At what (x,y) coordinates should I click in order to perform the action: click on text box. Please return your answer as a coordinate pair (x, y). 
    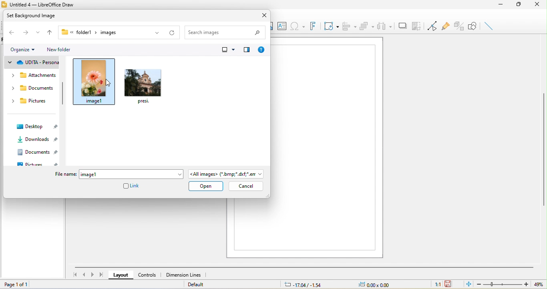
    Looking at the image, I should click on (282, 26).